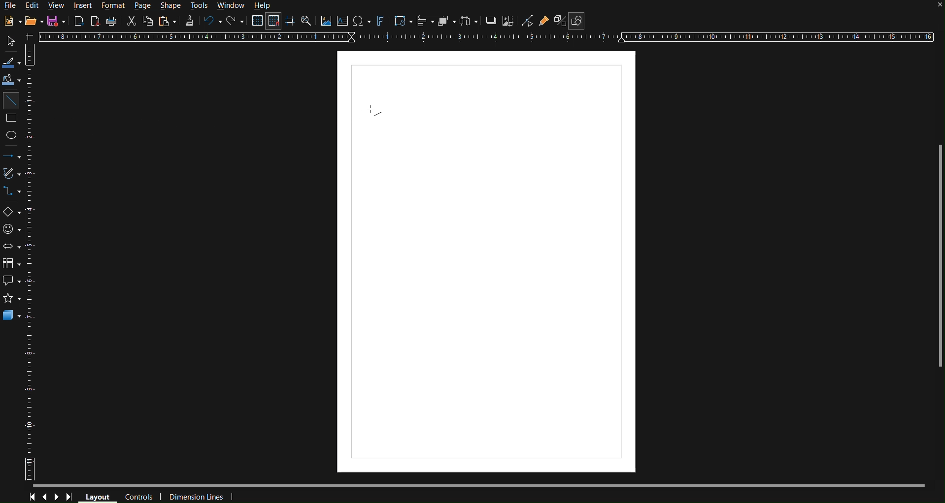 This screenshot has height=503, width=945. I want to click on Print, so click(113, 21).